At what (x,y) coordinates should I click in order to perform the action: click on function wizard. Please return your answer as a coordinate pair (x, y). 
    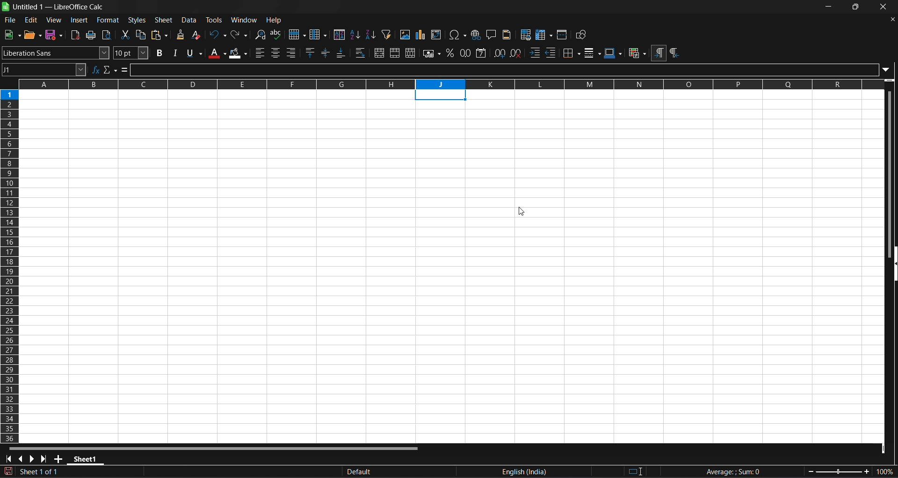
    Looking at the image, I should click on (95, 69).